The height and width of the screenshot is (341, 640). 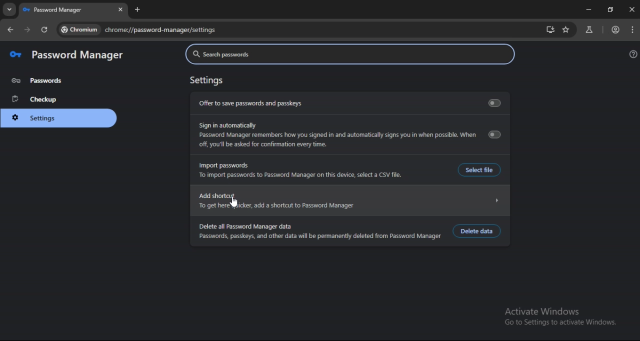 I want to click on checkup, so click(x=36, y=99).